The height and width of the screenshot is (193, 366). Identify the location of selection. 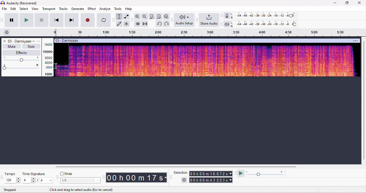
(120, 17).